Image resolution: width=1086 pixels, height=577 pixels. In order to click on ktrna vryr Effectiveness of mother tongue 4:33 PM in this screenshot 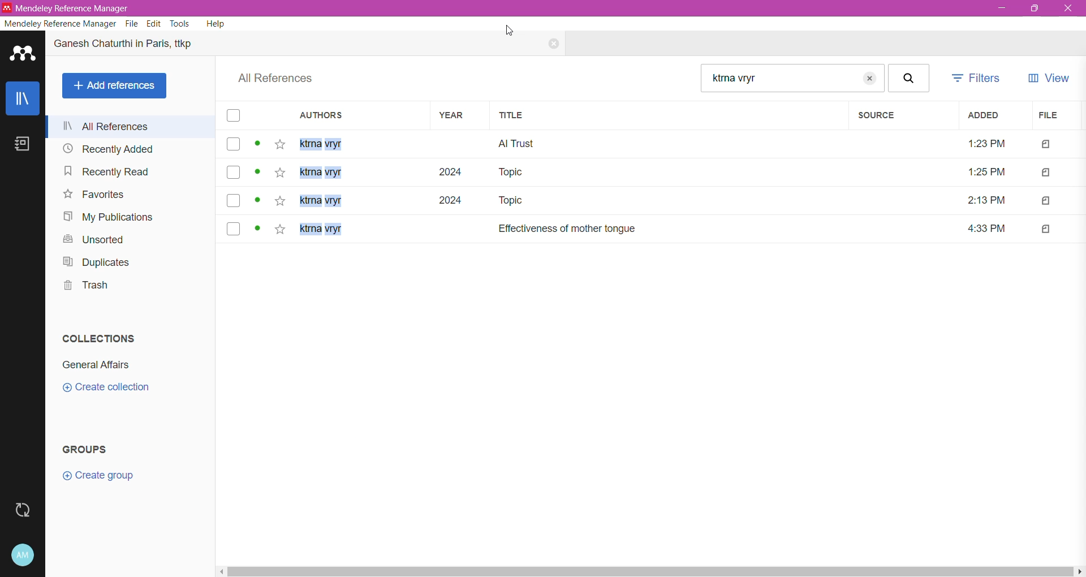, I will do `click(649, 227)`.